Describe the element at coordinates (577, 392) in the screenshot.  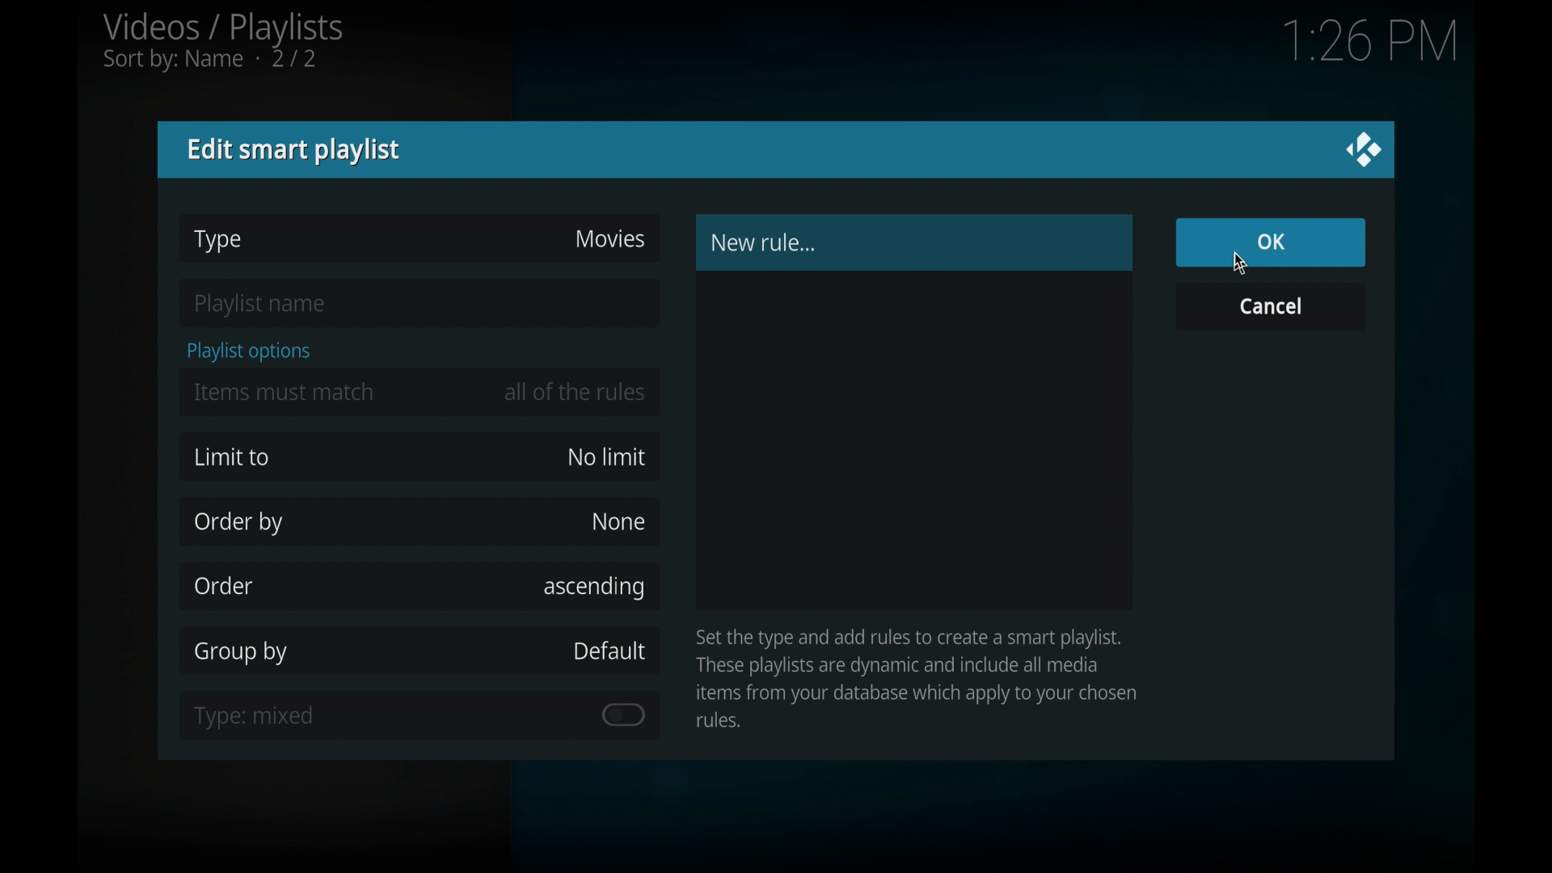
I see `all of the rules` at that location.